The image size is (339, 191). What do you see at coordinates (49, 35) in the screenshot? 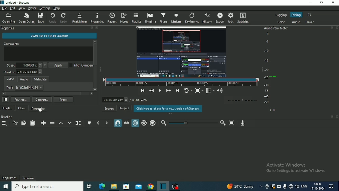
I see `Video name` at bounding box center [49, 35].